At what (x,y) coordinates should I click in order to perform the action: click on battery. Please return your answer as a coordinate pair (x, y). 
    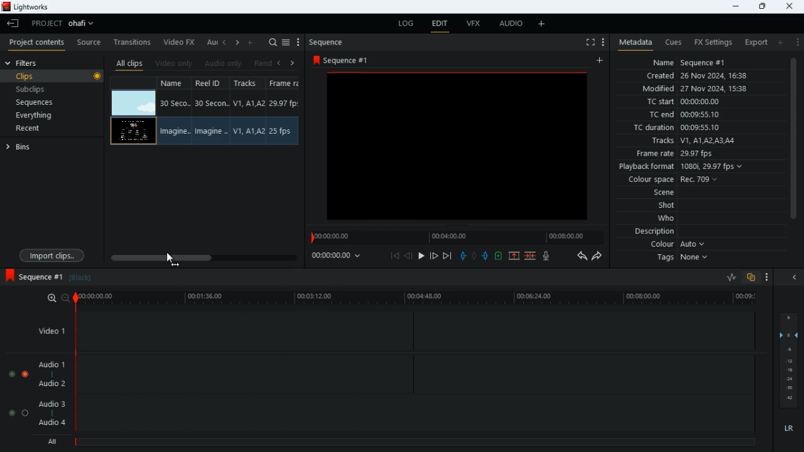
    Looking at the image, I should click on (499, 257).